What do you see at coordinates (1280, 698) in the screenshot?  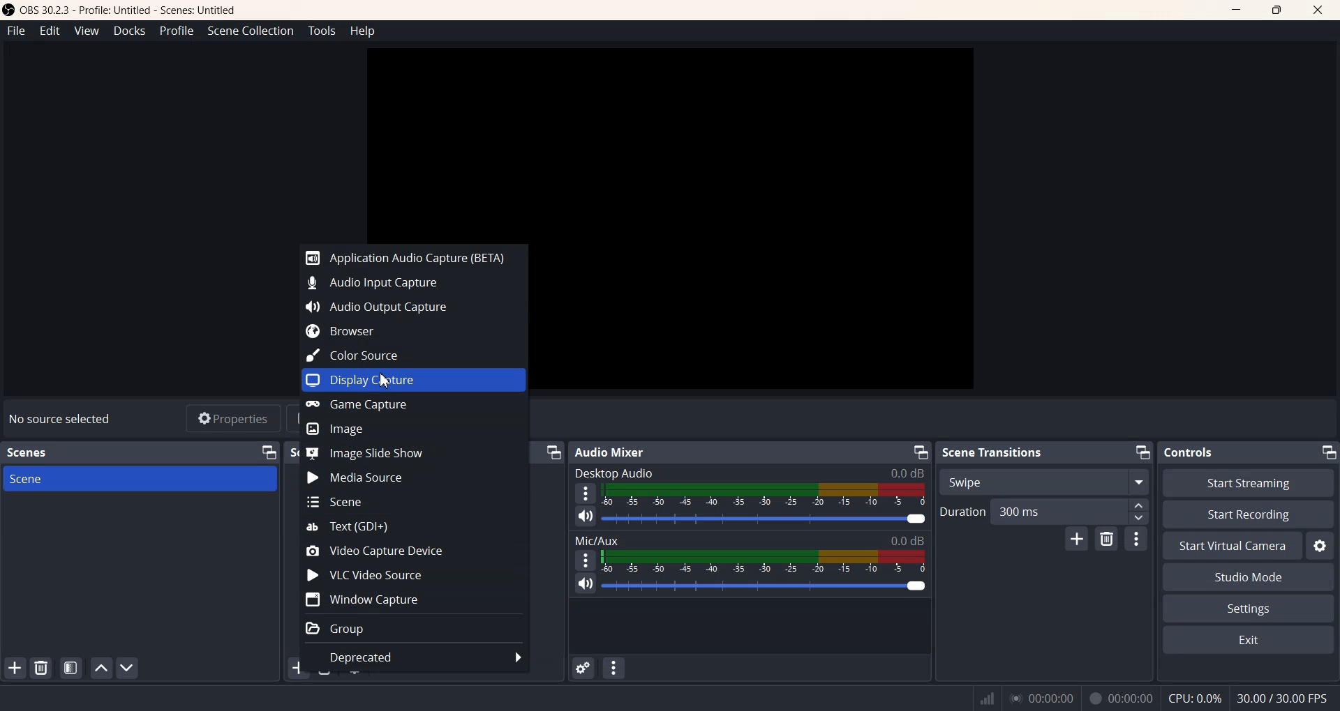 I see `30.00/30.000 FPS` at bounding box center [1280, 698].